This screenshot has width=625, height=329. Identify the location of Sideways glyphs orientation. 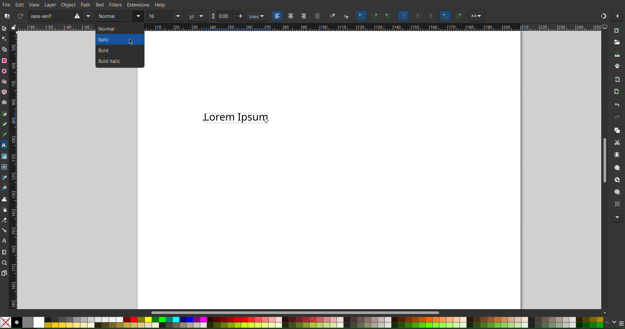
(432, 16).